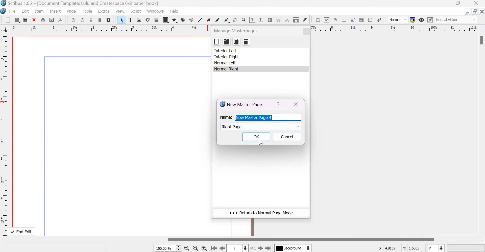 This screenshot has height=252, width=485. Describe the element at coordinates (243, 20) in the screenshot. I see `Zoom in or out` at that location.